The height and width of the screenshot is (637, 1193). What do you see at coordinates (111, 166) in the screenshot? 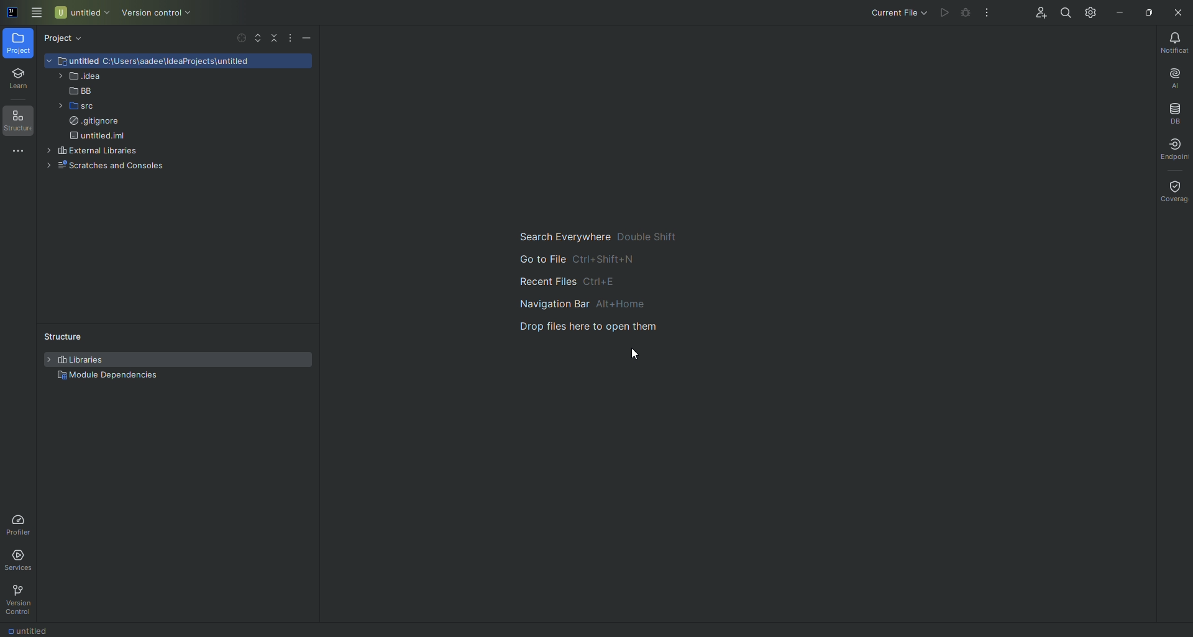
I see `Scratches and Console` at bounding box center [111, 166].